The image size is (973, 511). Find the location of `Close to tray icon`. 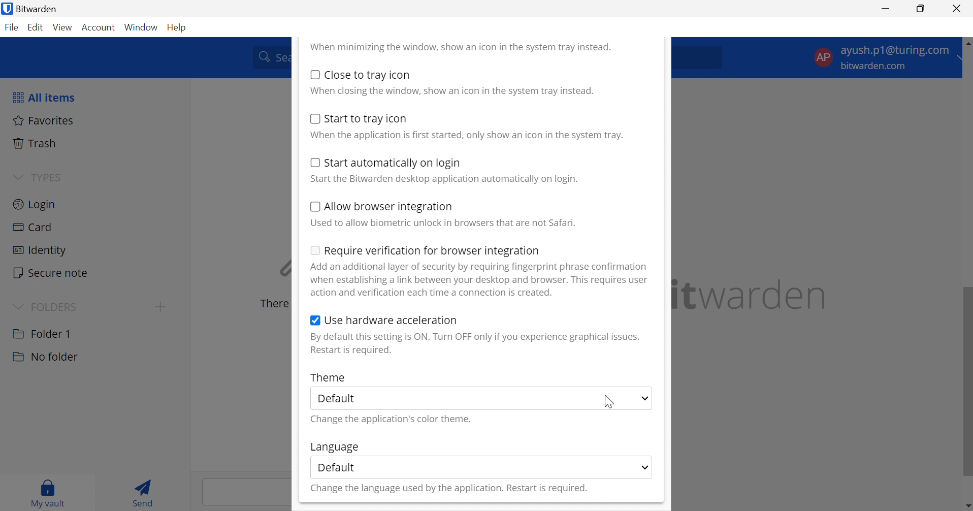

Close to tray icon is located at coordinates (368, 75).